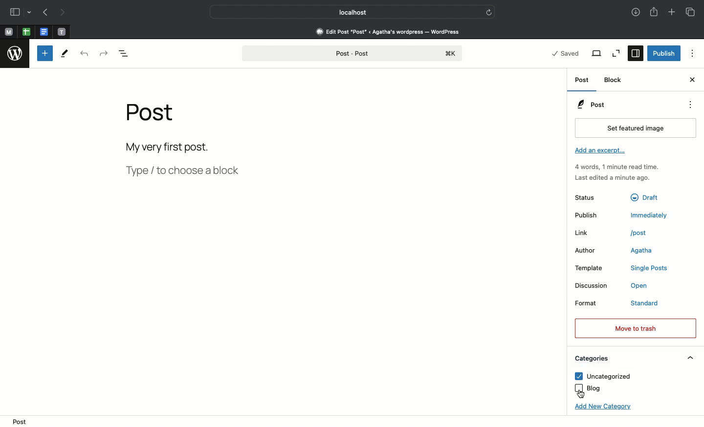 The height and width of the screenshot is (427, 704). Describe the element at coordinates (616, 174) in the screenshot. I see `4 words, 1 minute read time. Last edited a minute ago.` at that location.